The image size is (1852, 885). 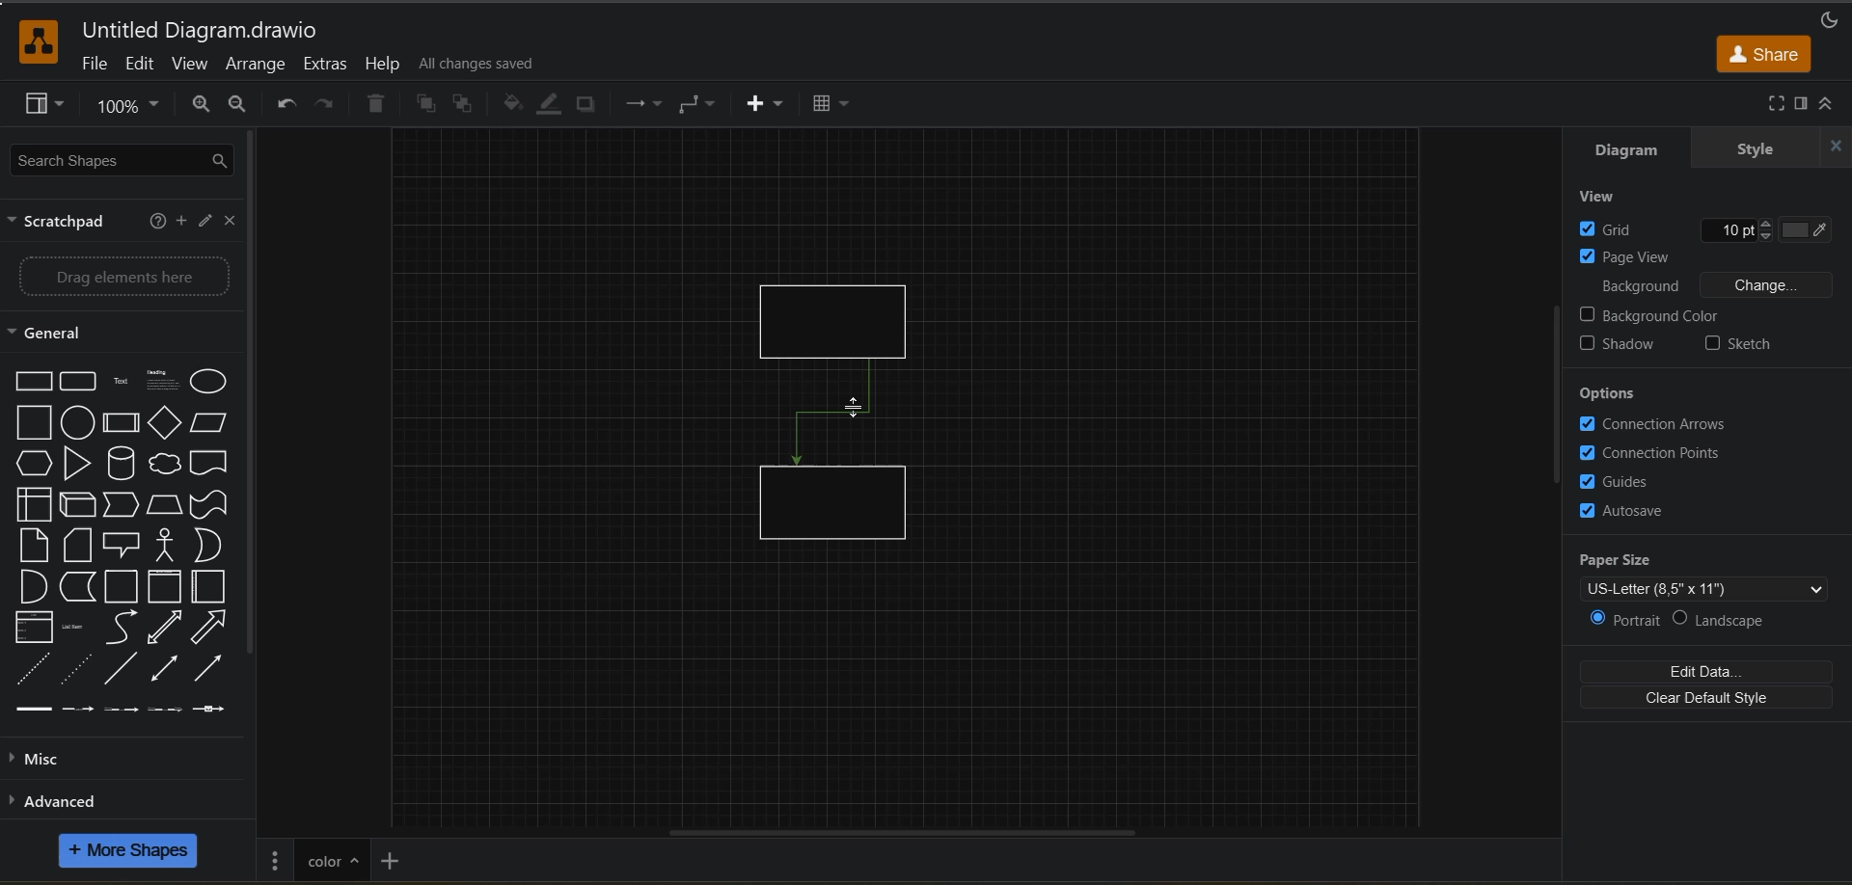 I want to click on view, so click(x=192, y=67).